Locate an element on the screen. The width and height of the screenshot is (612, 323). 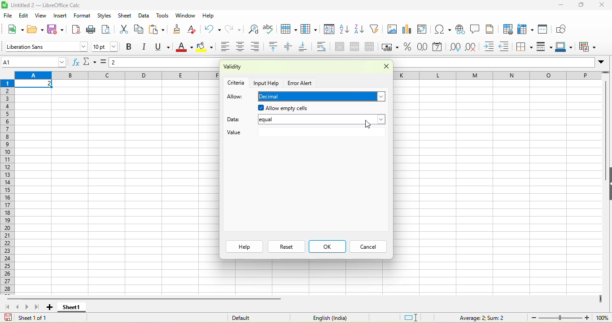
close is located at coordinates (603, 4).